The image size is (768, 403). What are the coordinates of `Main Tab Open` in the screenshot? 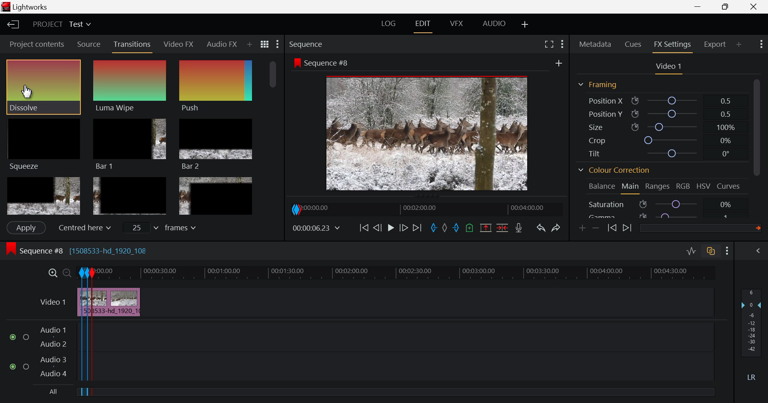 It's located at (631, 187).